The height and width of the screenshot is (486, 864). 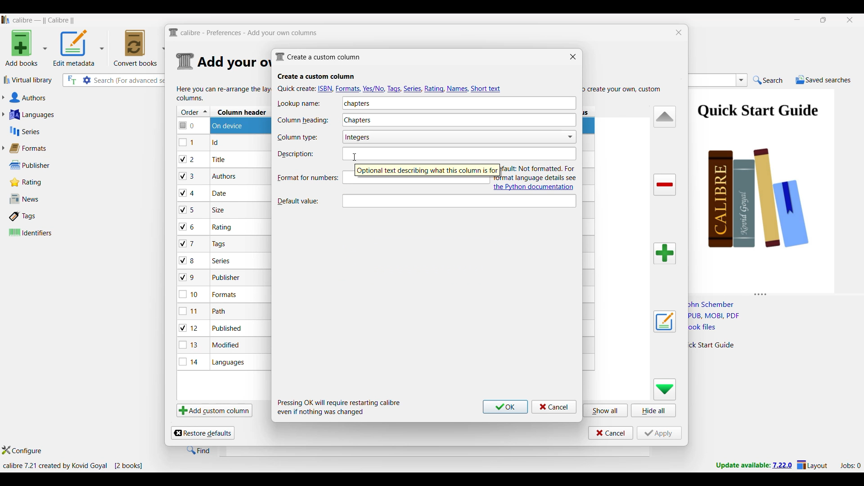 I want to click on checkbox - 6, so click(x=189, y=227).